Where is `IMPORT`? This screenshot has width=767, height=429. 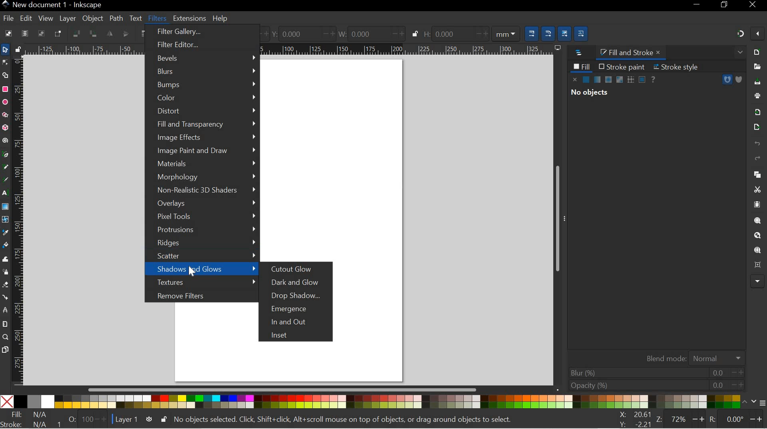 IMPORT is located at coordinates (757, 111).